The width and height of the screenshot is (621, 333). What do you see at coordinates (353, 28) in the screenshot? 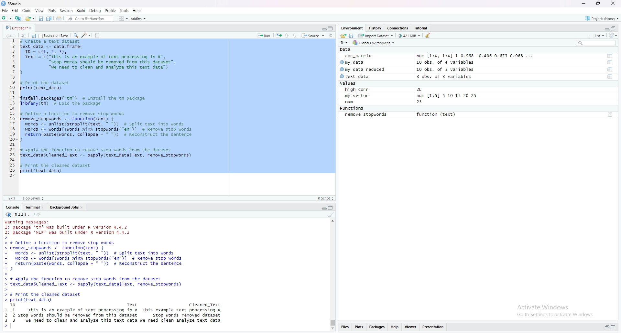
I see `Environment` at bounding box center [353, 28].